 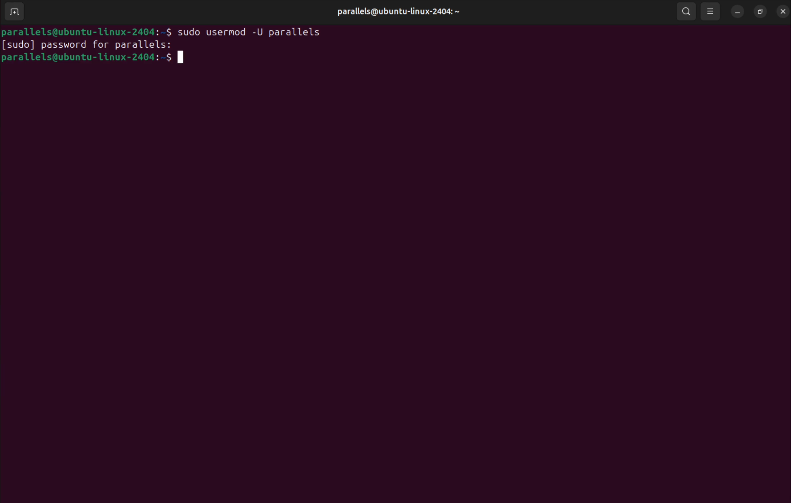 What do you see at coordinates (396, 12) in the screenshot?
I see `user profile` at bounding box center [396, 12].